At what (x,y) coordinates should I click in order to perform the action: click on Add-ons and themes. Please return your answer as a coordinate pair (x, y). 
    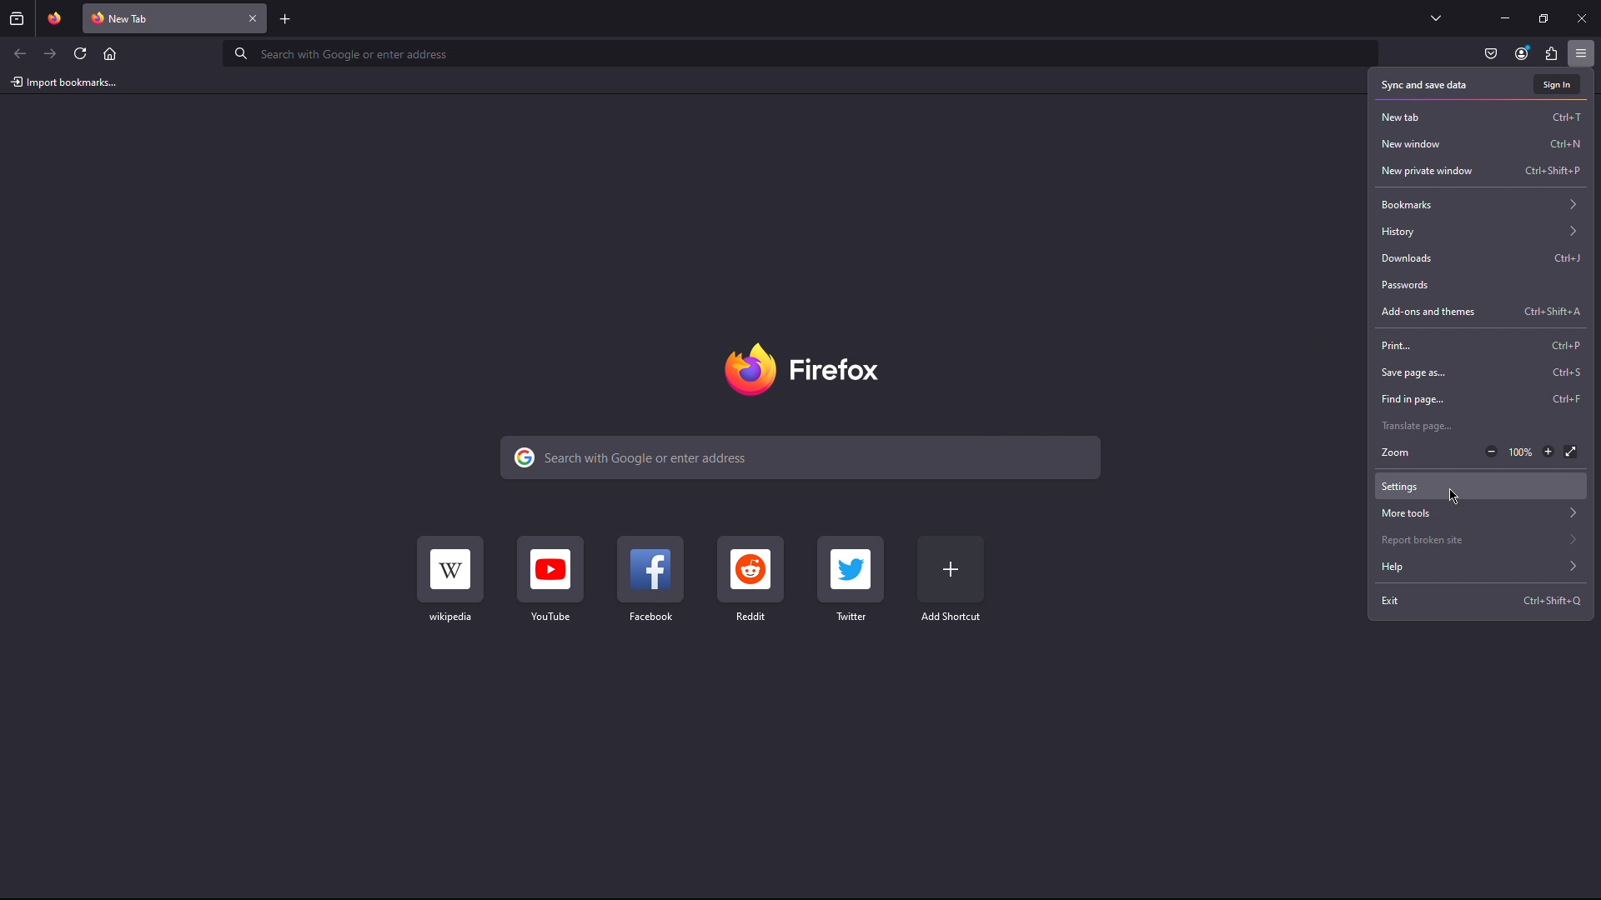
    Looking at the image, I should click on (1480, 312).